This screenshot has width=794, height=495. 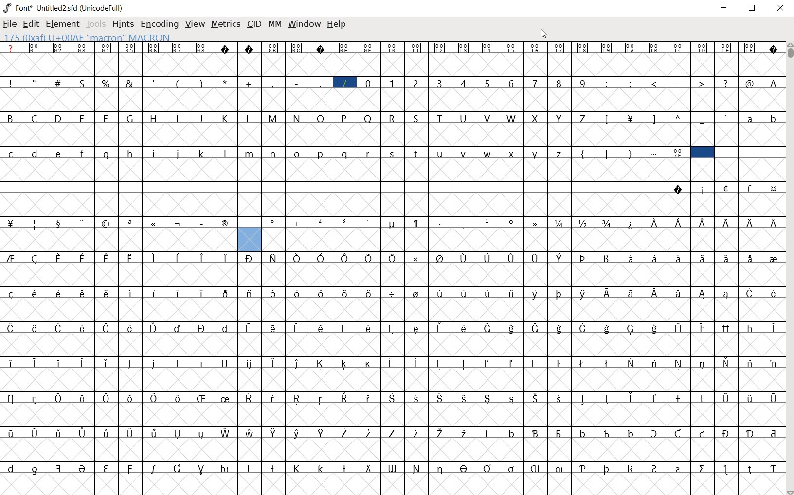 What do you see at coordinates (774, 188) in the screenshot?
I see `Symbol` at bounding box center [774, 188].